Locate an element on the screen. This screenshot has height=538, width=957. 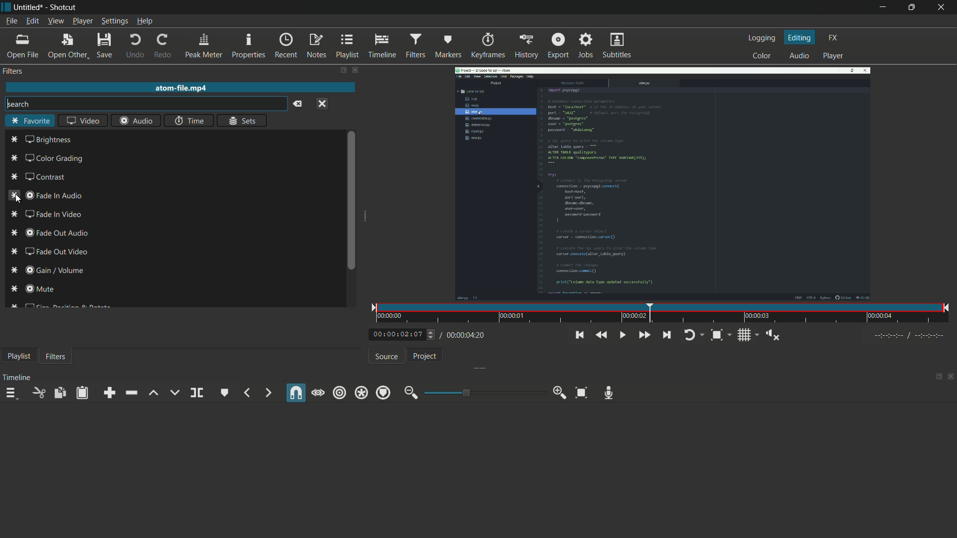
record audio is located at coordinates (609, 393).